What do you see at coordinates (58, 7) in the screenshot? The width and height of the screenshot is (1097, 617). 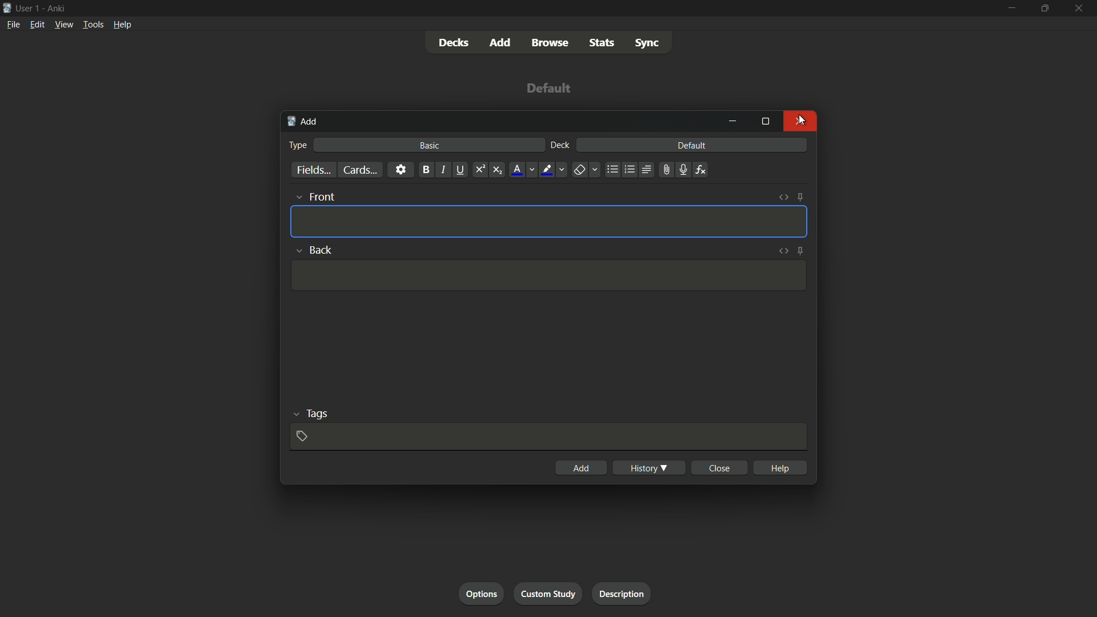 I see `app name` at bounding box center [58, 7].